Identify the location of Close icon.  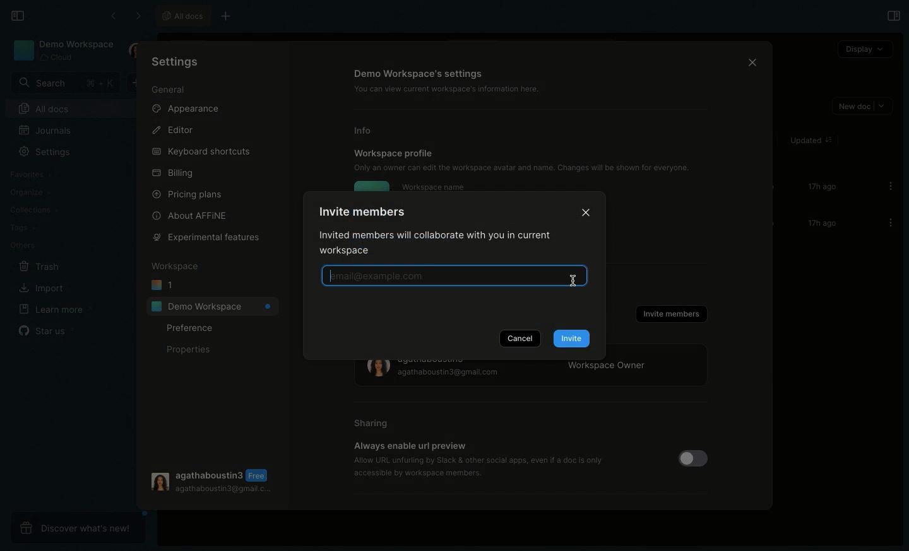
(750, 61).